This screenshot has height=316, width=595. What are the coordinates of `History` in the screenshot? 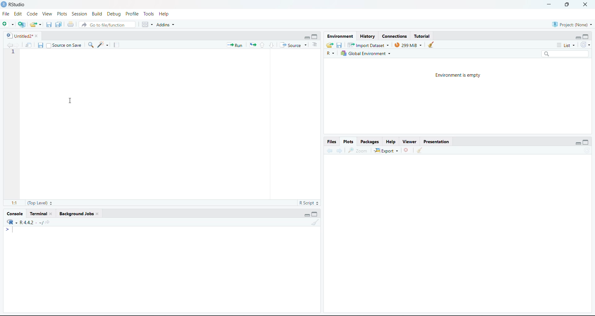 It's located at (368, 36).